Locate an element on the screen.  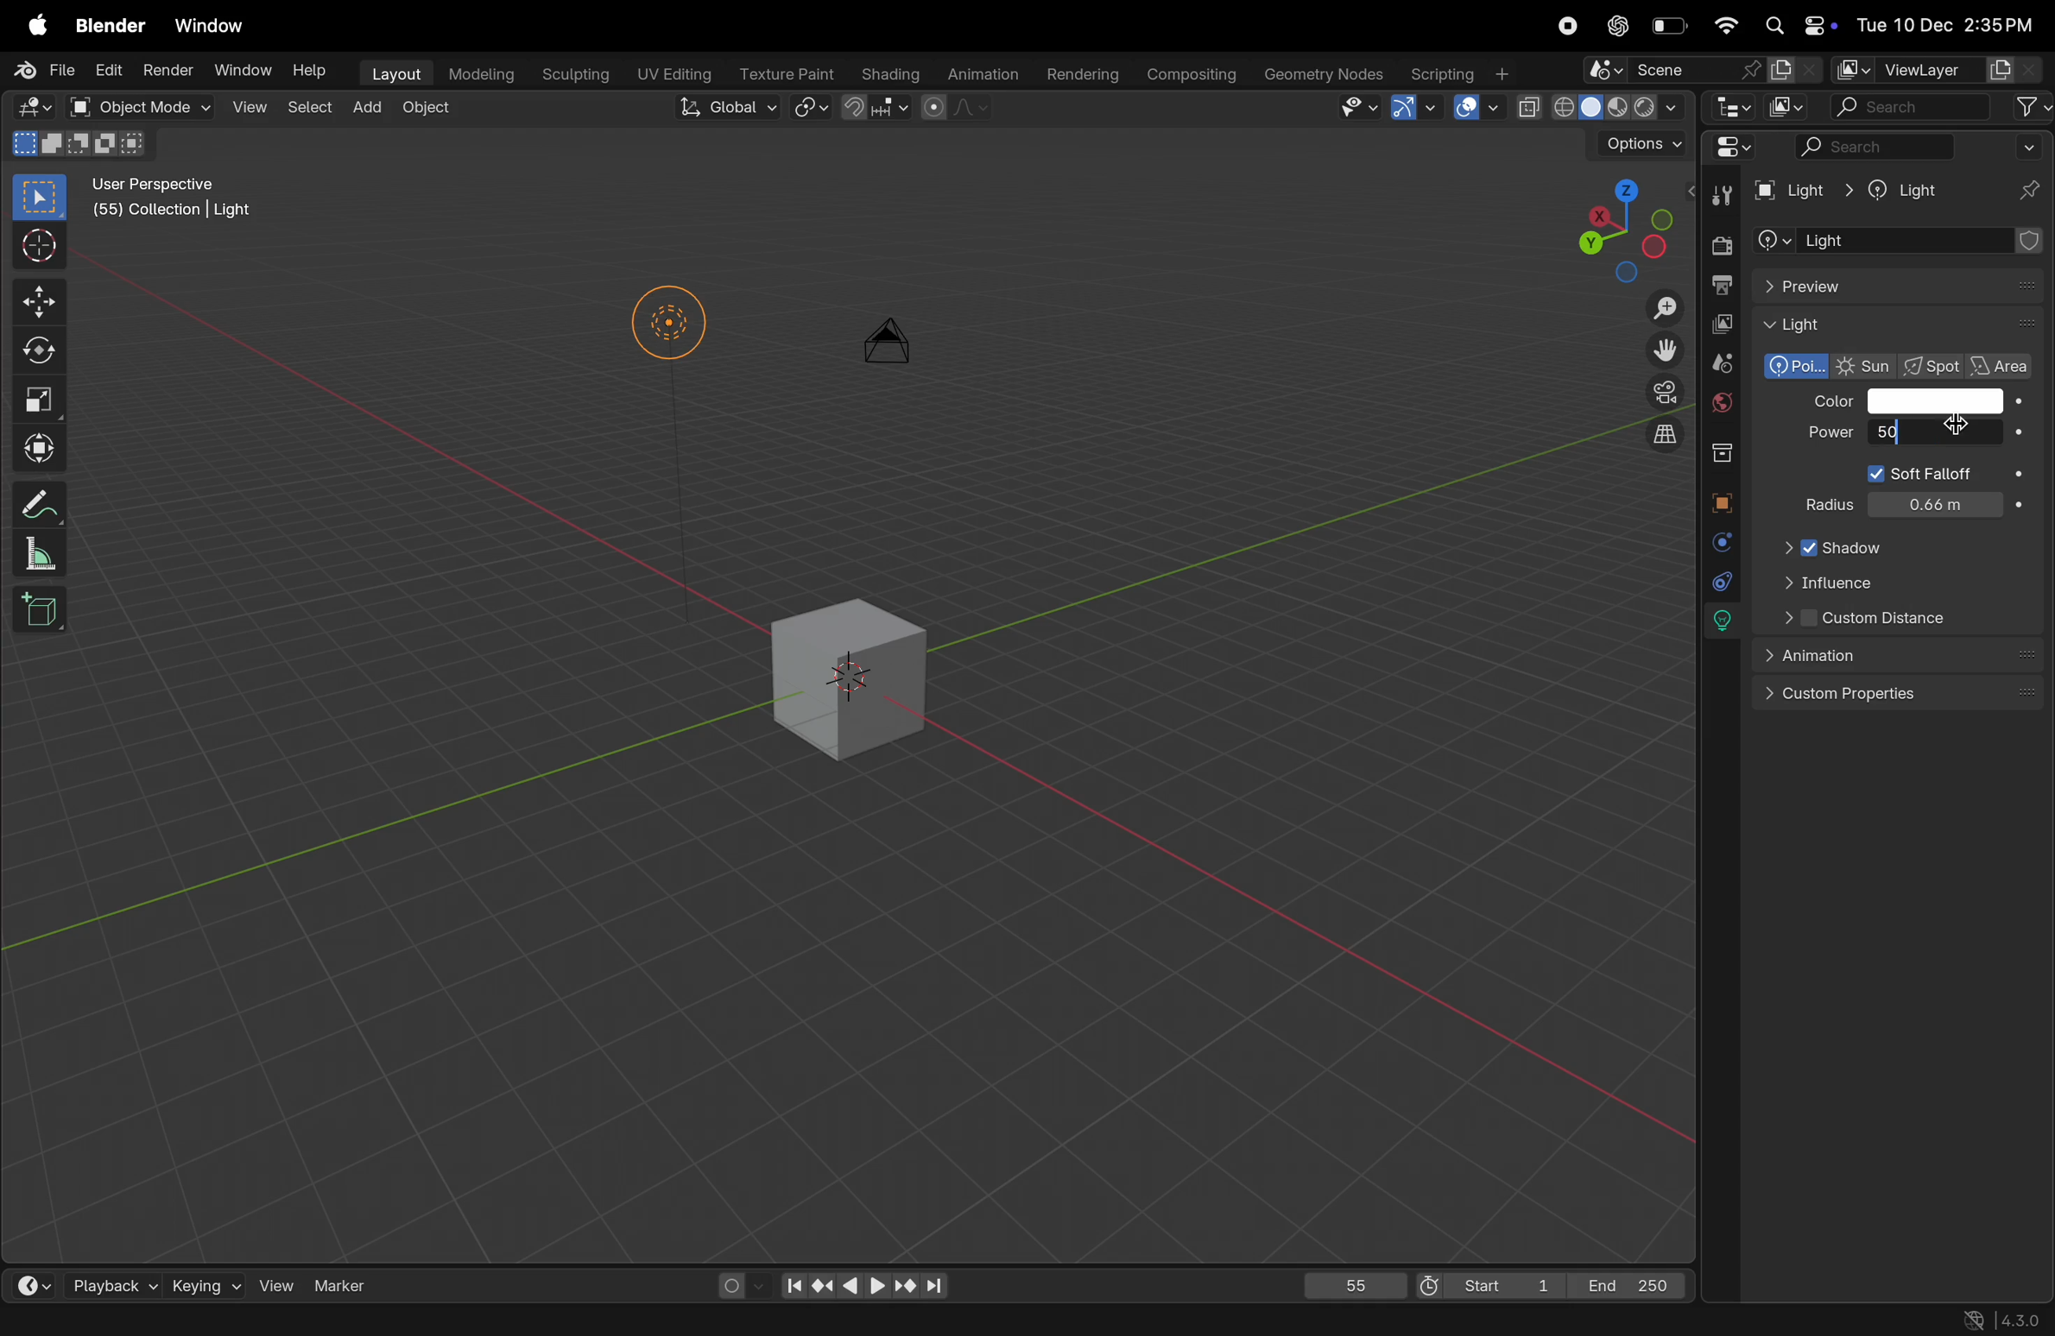
view is located at coordinates (247, 109).